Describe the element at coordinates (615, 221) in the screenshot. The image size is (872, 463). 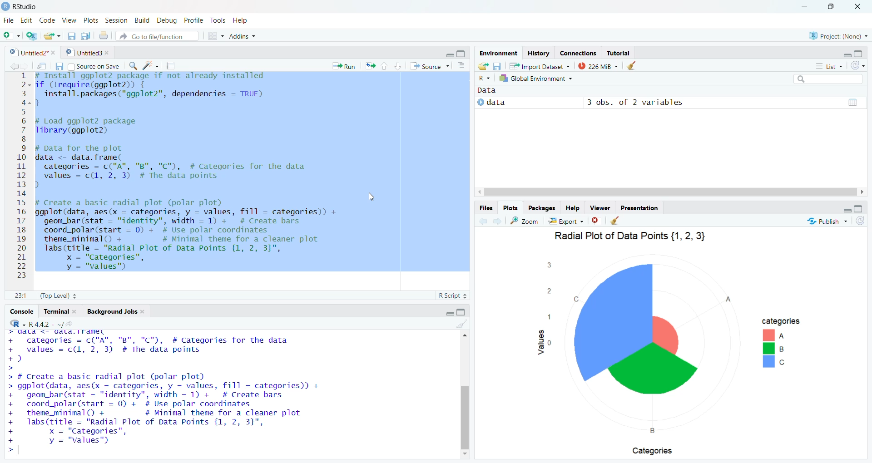
I see `cleaner` at that location.